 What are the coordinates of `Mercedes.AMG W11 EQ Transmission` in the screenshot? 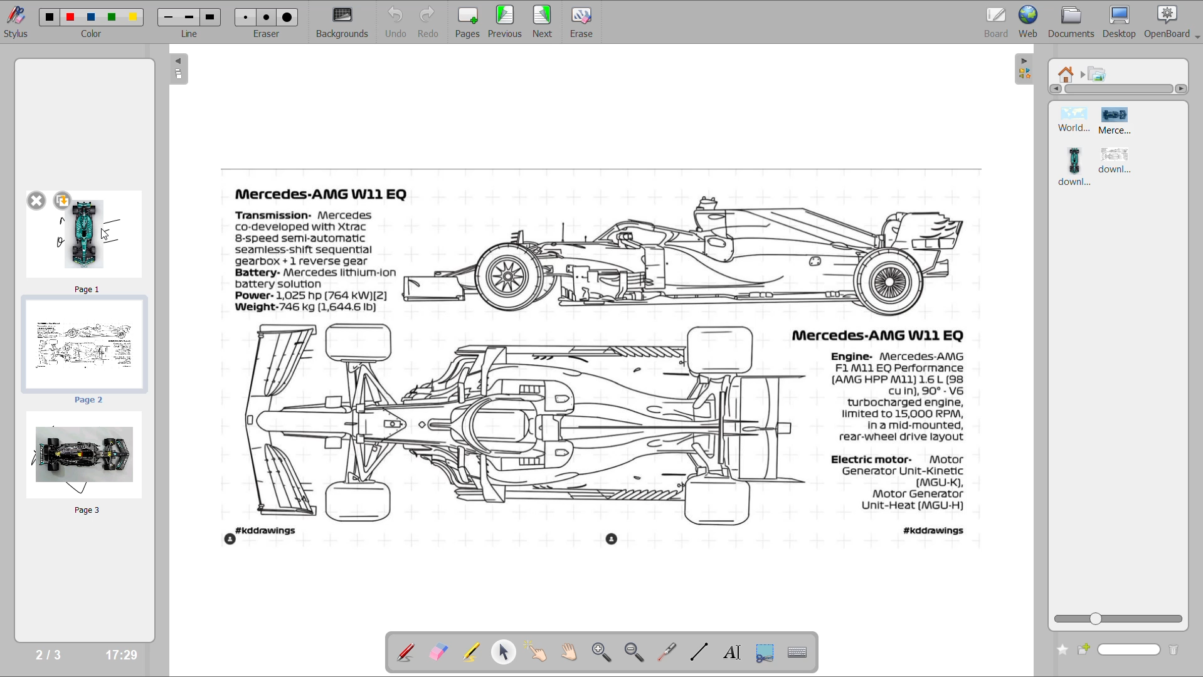 It's located at (319, 193).